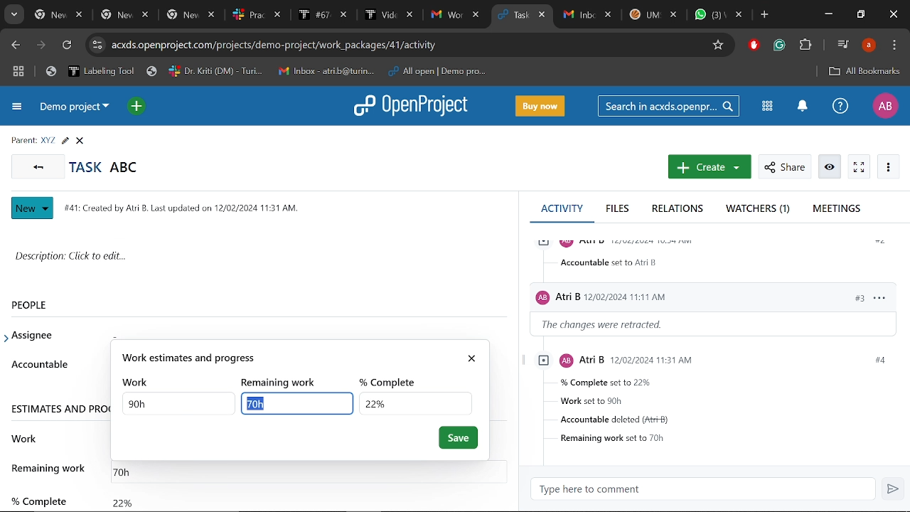 Image resolution: width=910 pixels, height=512 pixels. I want to click on Open project logo, so click(415, 107).